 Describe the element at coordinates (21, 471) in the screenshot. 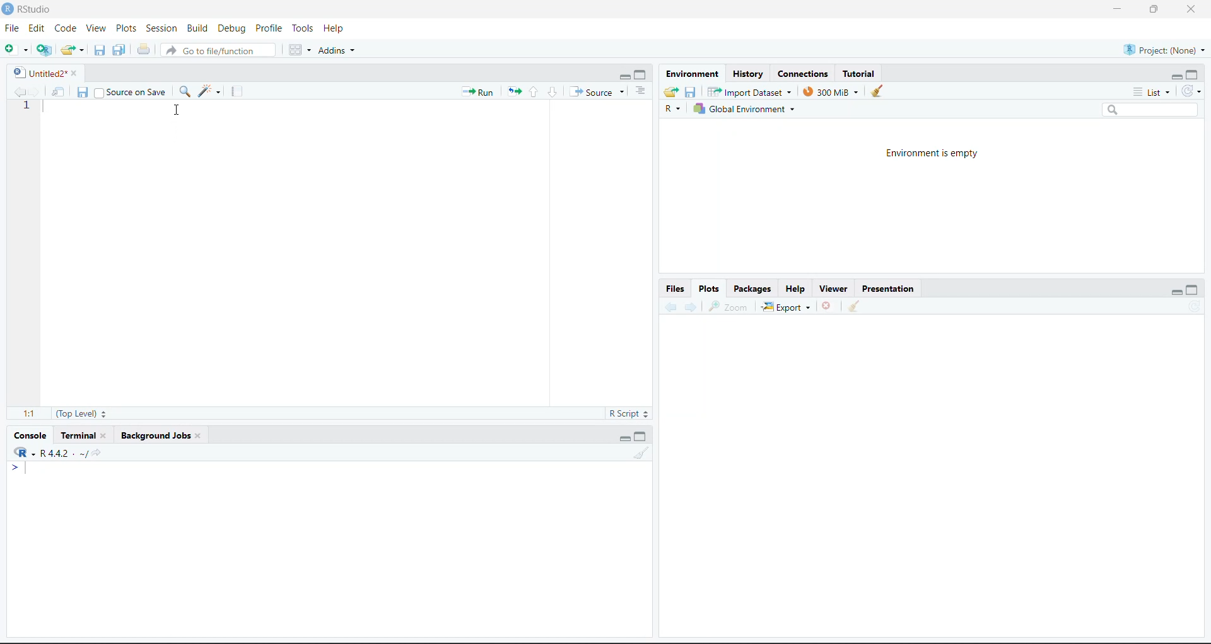

I see `typing cursor` at that location.